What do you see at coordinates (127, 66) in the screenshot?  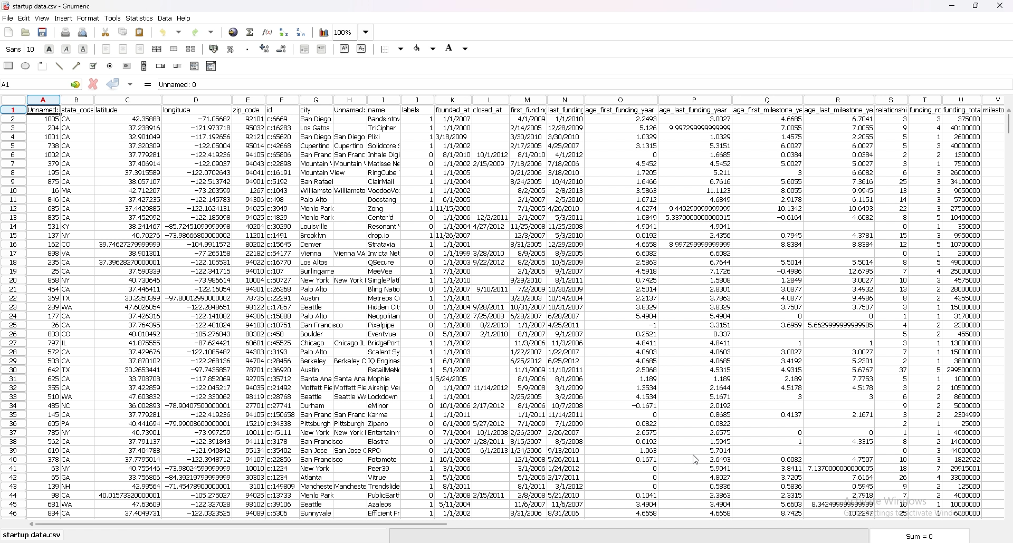 I see `button` at bounding box center [127, 66].